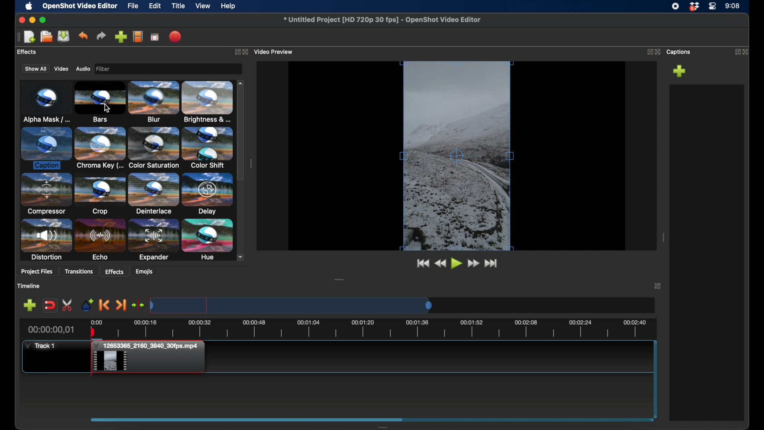 The image size is (764, 430). What do you see at coordinates (50, 330) in the screenshot?
I see `current time indicator` at bounding box center [50, 330].